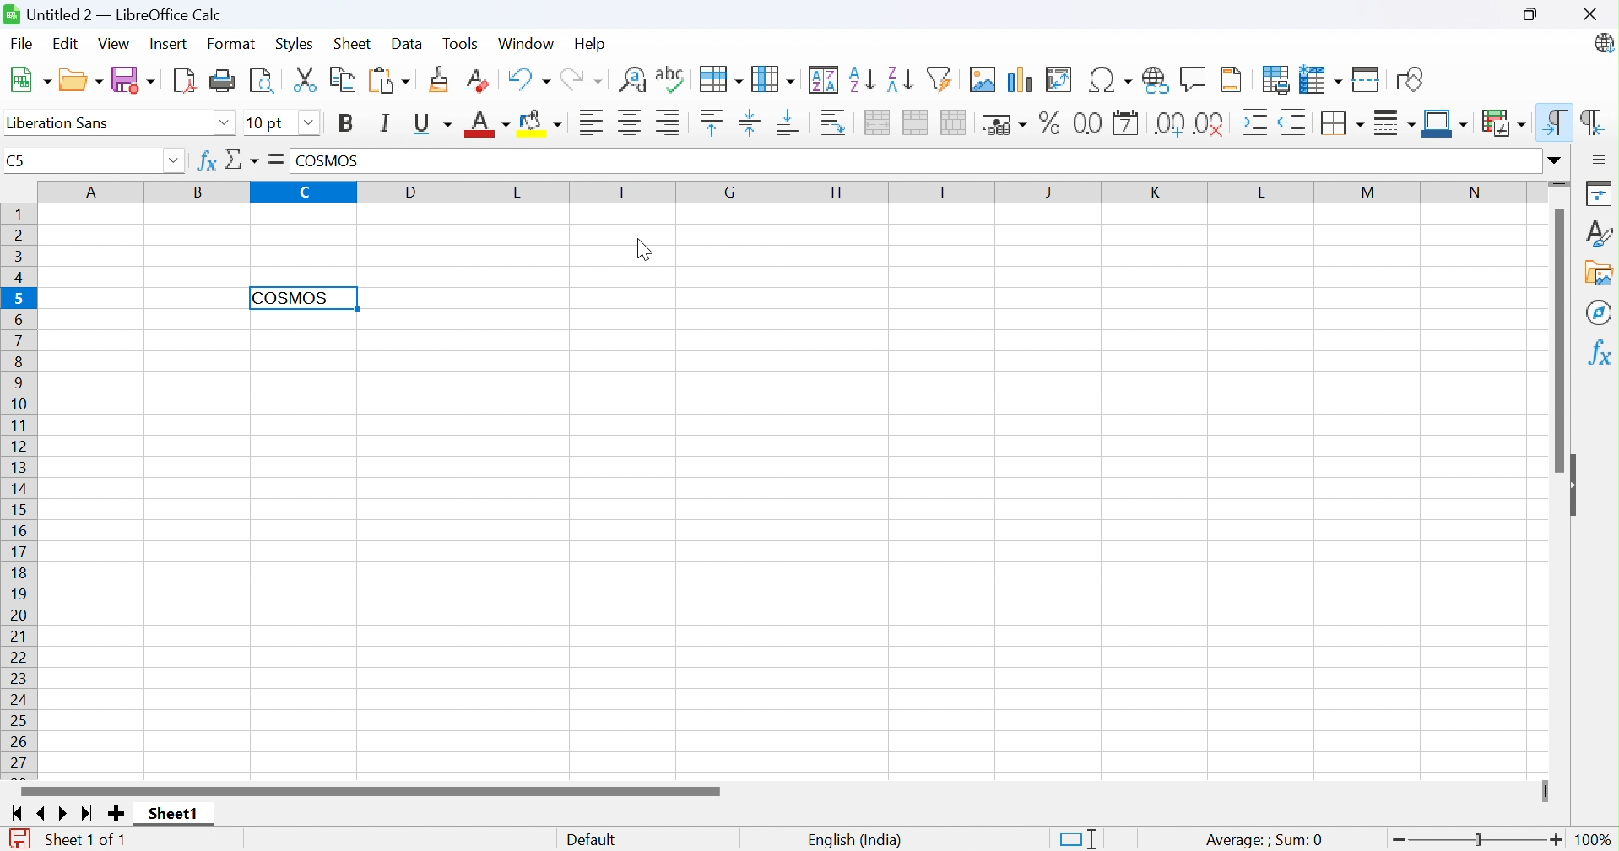 The height and width of the screenshot is (851, 1619). Describe the element at coordinates (1558, 185) in the screenshot. I see `Slider` at that location.